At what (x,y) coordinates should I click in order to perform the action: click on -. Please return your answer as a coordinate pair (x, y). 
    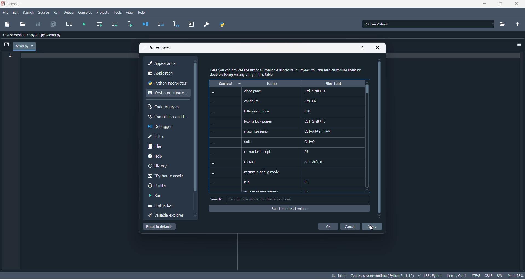
    Looking at the image, I should click on (213, 153).